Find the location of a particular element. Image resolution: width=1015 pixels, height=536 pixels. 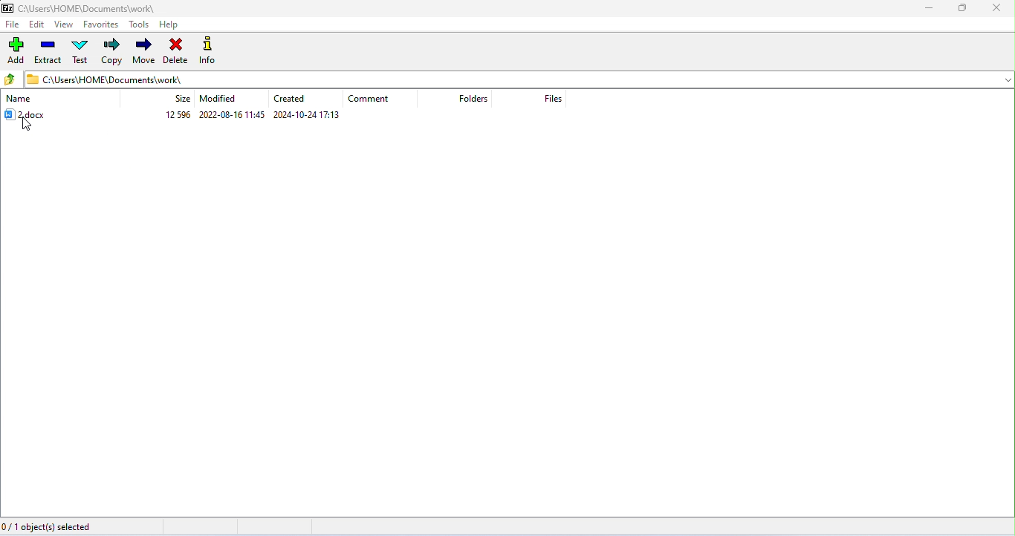

file is located at coordinates (13, 24).